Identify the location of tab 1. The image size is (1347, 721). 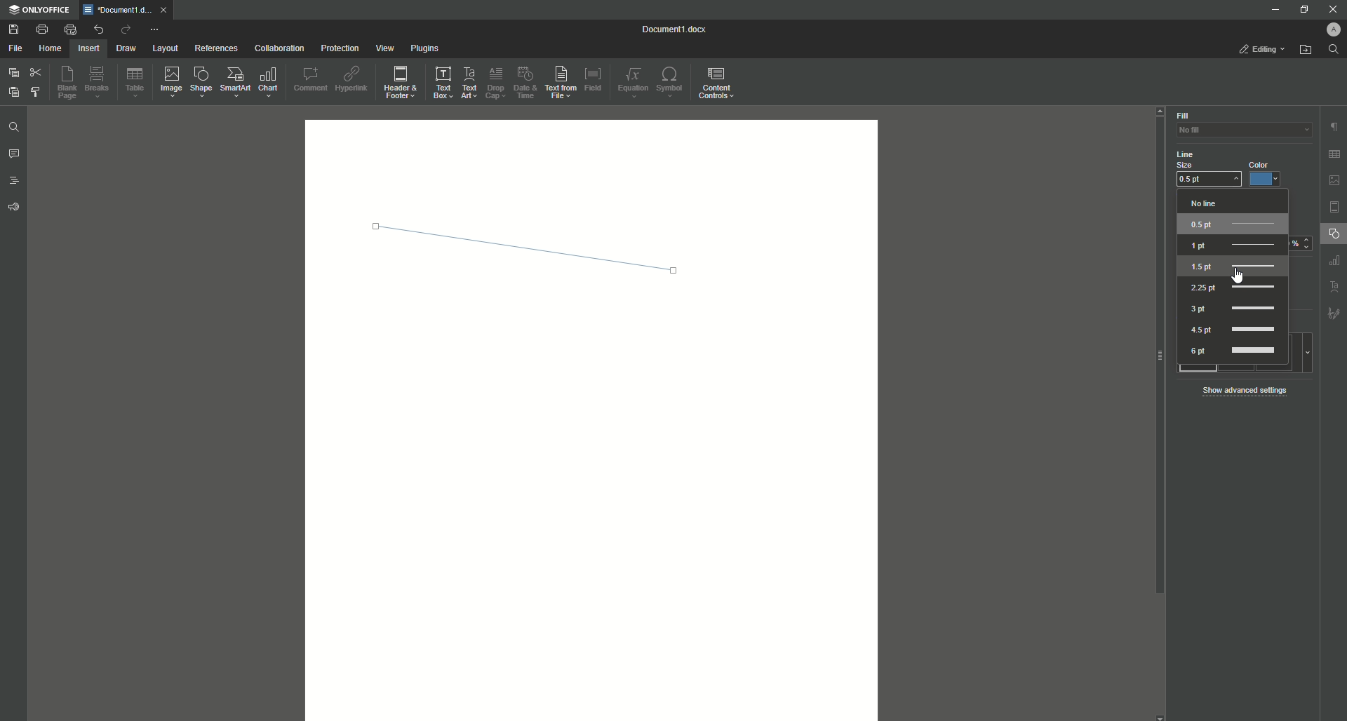
(129, 10).